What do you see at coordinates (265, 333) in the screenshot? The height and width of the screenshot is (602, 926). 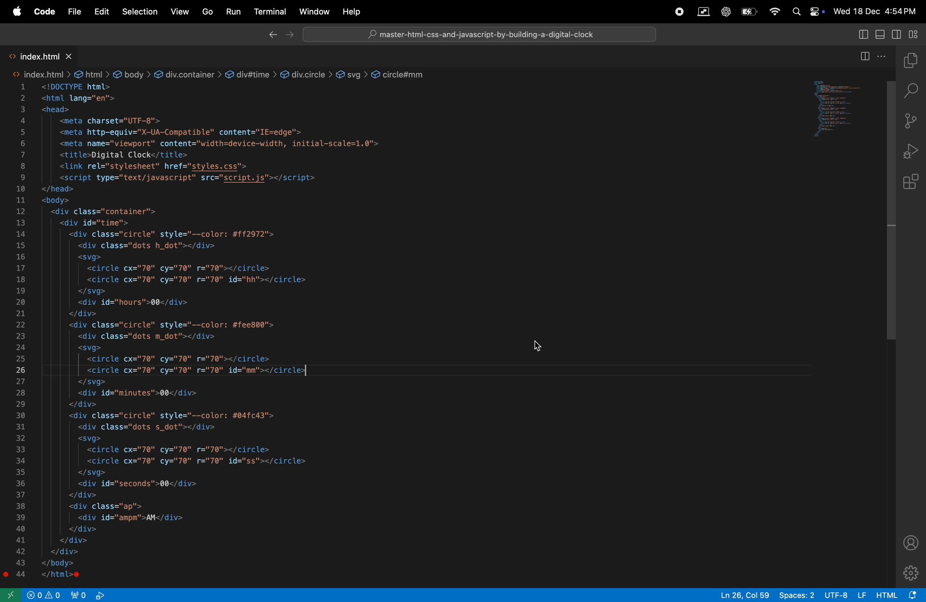 I see `<!DOCTYPE html><html lang="en"><head><meta charset="UTF-8"><meta http-equiv="X-UA-Compatible" content="IE=edge'><meta name="viewport" content="width=device-width, initial-scale=1.0"><title>Digital Clock</title><link rel="stylesheet" href="styles.css"><script type="text/javascript" src="script.js"></script></head><body><div class="container"><div id="time"><div class="circle" style="--color: #ff2972"><div class="dots h_dot"></div><svg><circle cx="70" cy="70" r="70"></circle><circle cx="70" cy="70" r="70" id="hh"></circle></svg><div id="hours">00</div></div><div class="circle" style="--color: #fee800"><div class="dots m_dot"></div><svg><circle cx="70" cy="70" r="70"></circle><circle cx="70" cy="70" r="70" id="mm"></circle></svg><div id="minutes">00</div></div><div class="circle" style="--color: #04fc43"><div class="dots s_dot"></div><svg><circle cx="70" cy="70" r="70"></circle><circle cx="70" cy="70" r="70" id="ss"></circle></svg><div id="seconds">00</div></div><div class="ap"><div id="ampm">AM</div></div></div></div></body></html>` at bounding box center [265, 333].